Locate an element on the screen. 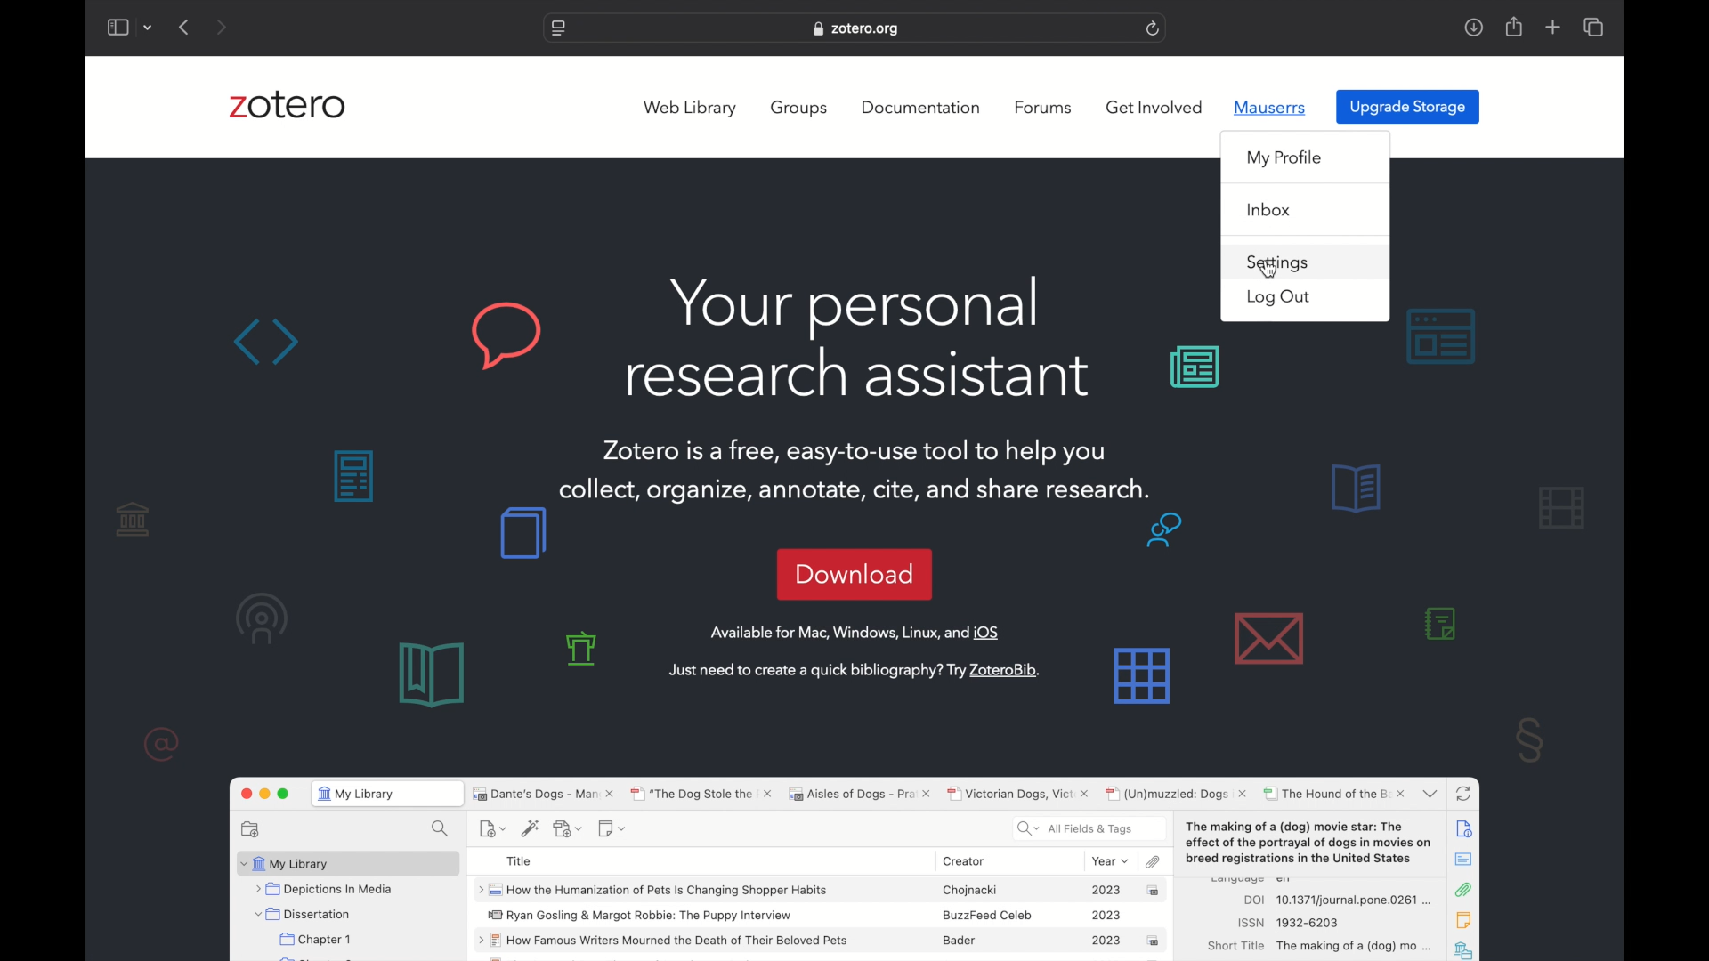 The width and height of the screenshot is (1709, 961). show tab overview is located at coordinates (1595, 28).